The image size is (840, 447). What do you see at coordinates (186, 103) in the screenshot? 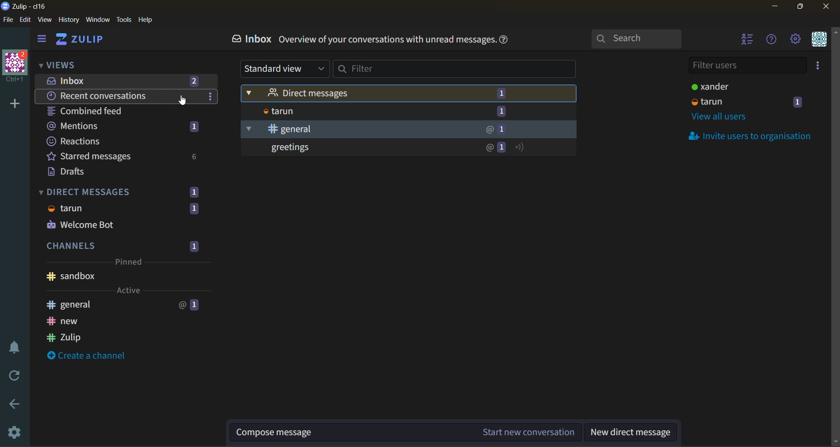
I see `Cursor` at bounding box center [186, 103].